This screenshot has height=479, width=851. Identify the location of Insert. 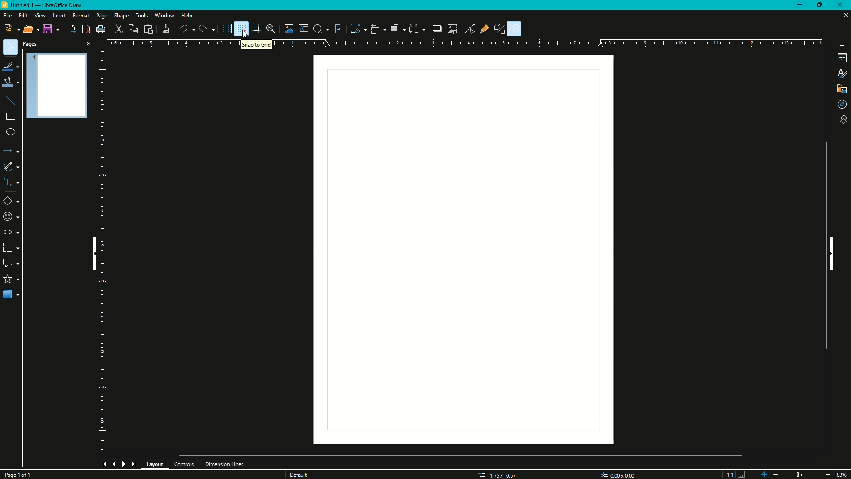
(61, 16).